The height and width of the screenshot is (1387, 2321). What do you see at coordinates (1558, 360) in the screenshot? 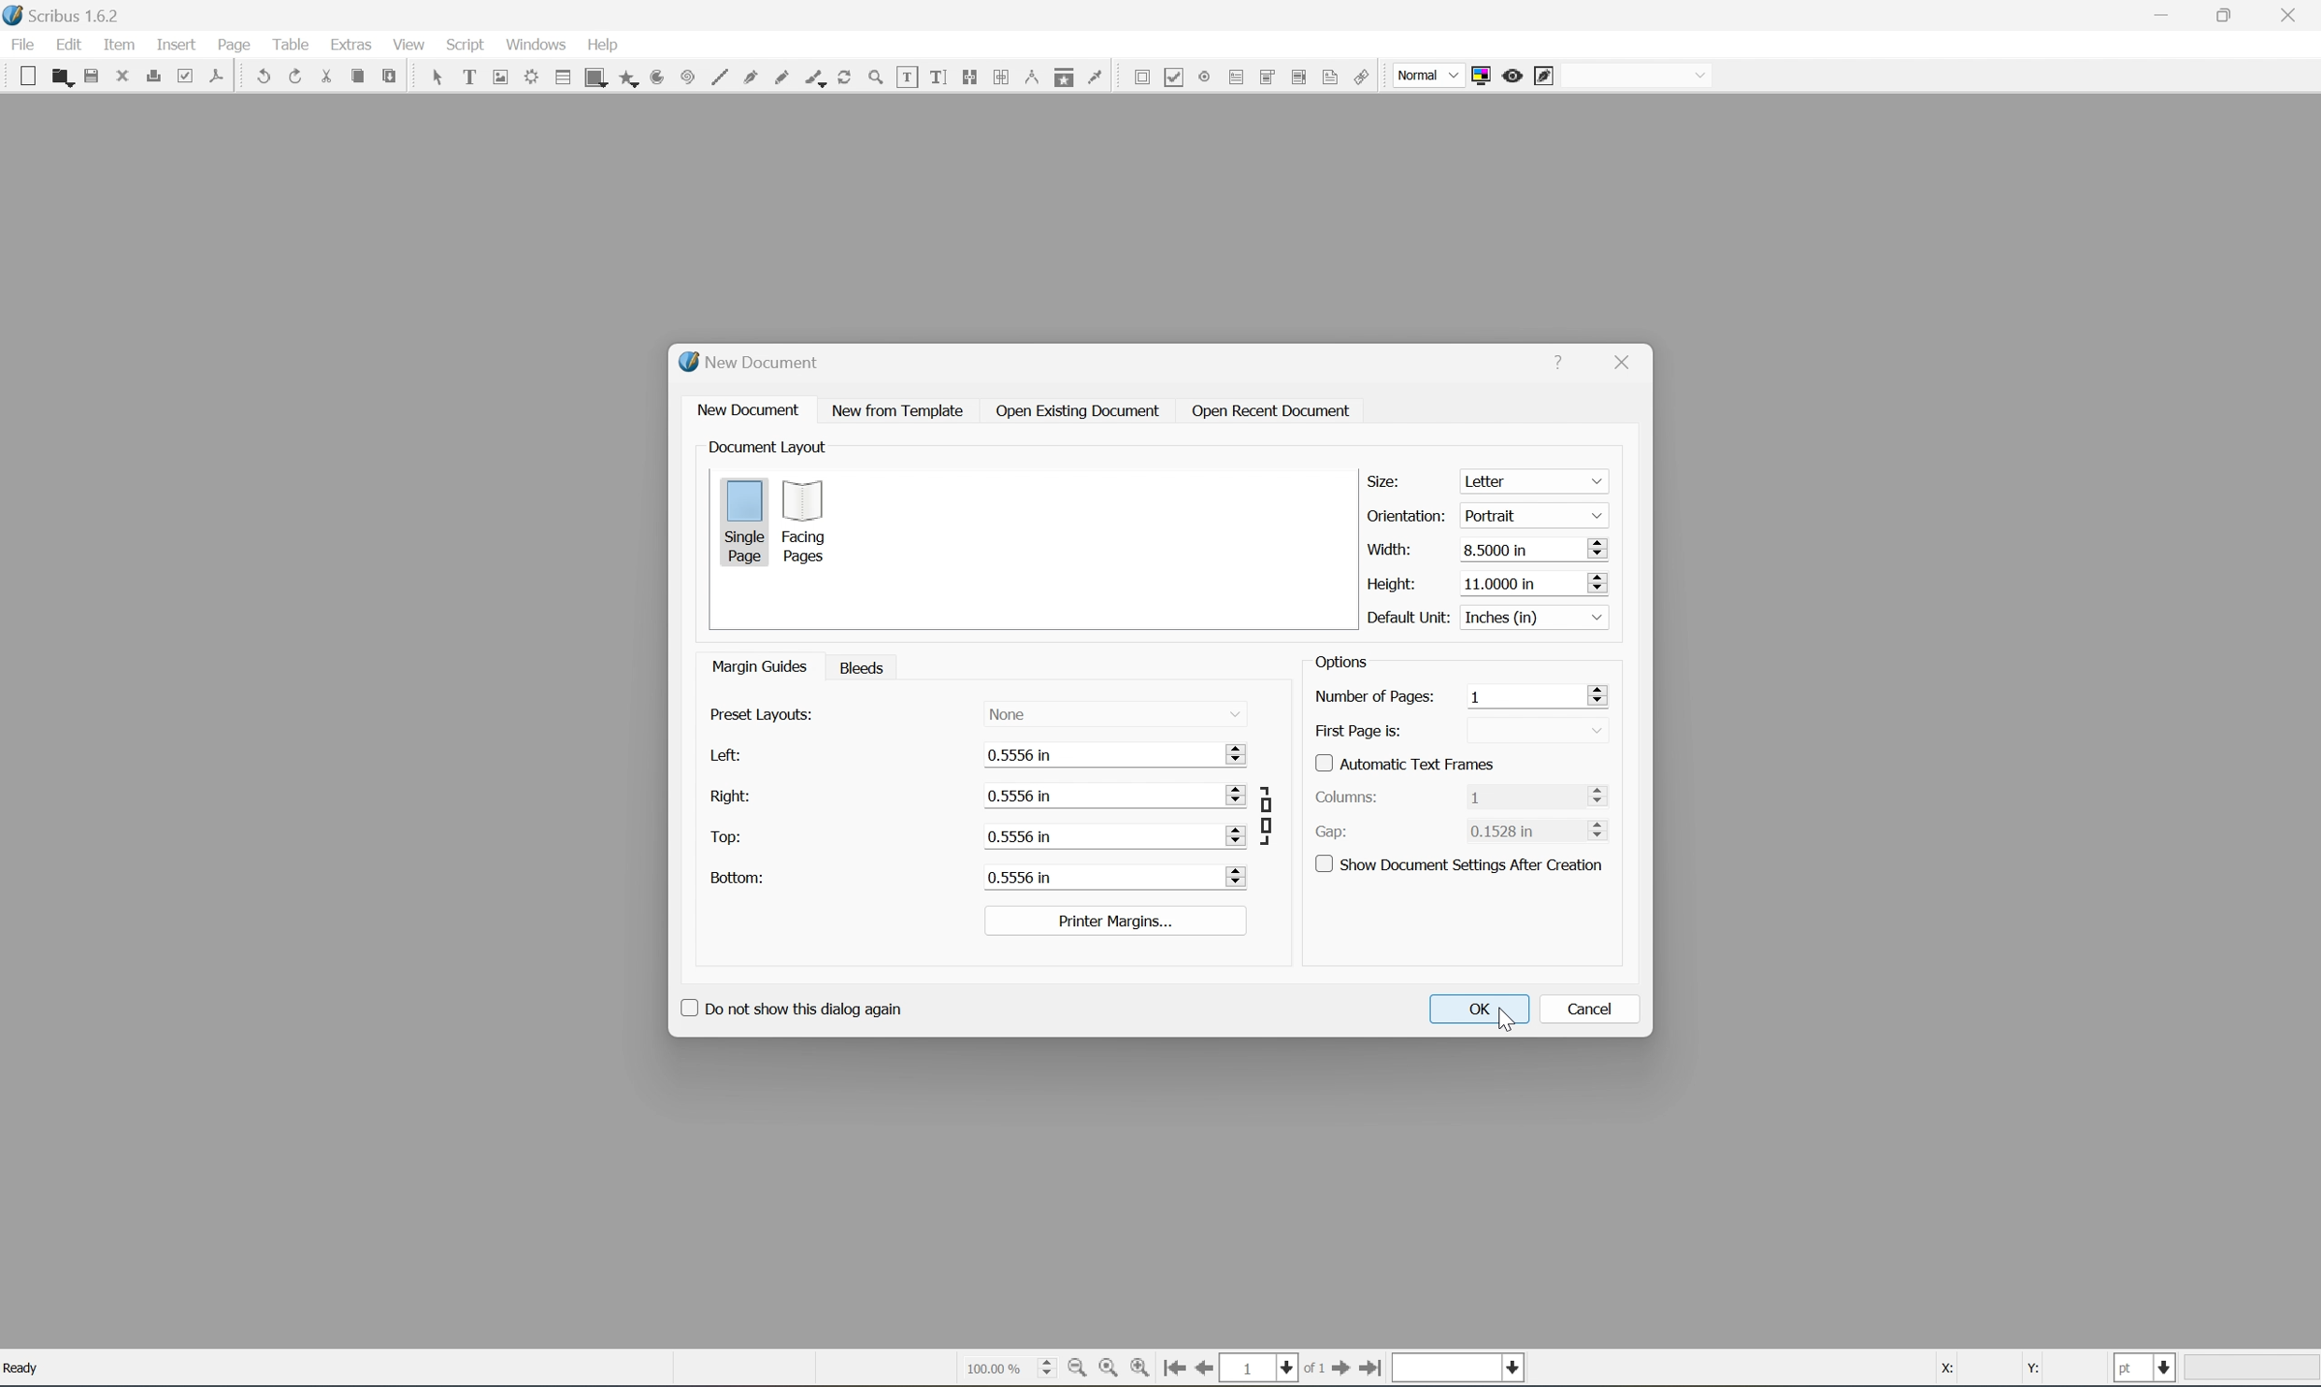
I see `help` at bounding box center [1558, 360].